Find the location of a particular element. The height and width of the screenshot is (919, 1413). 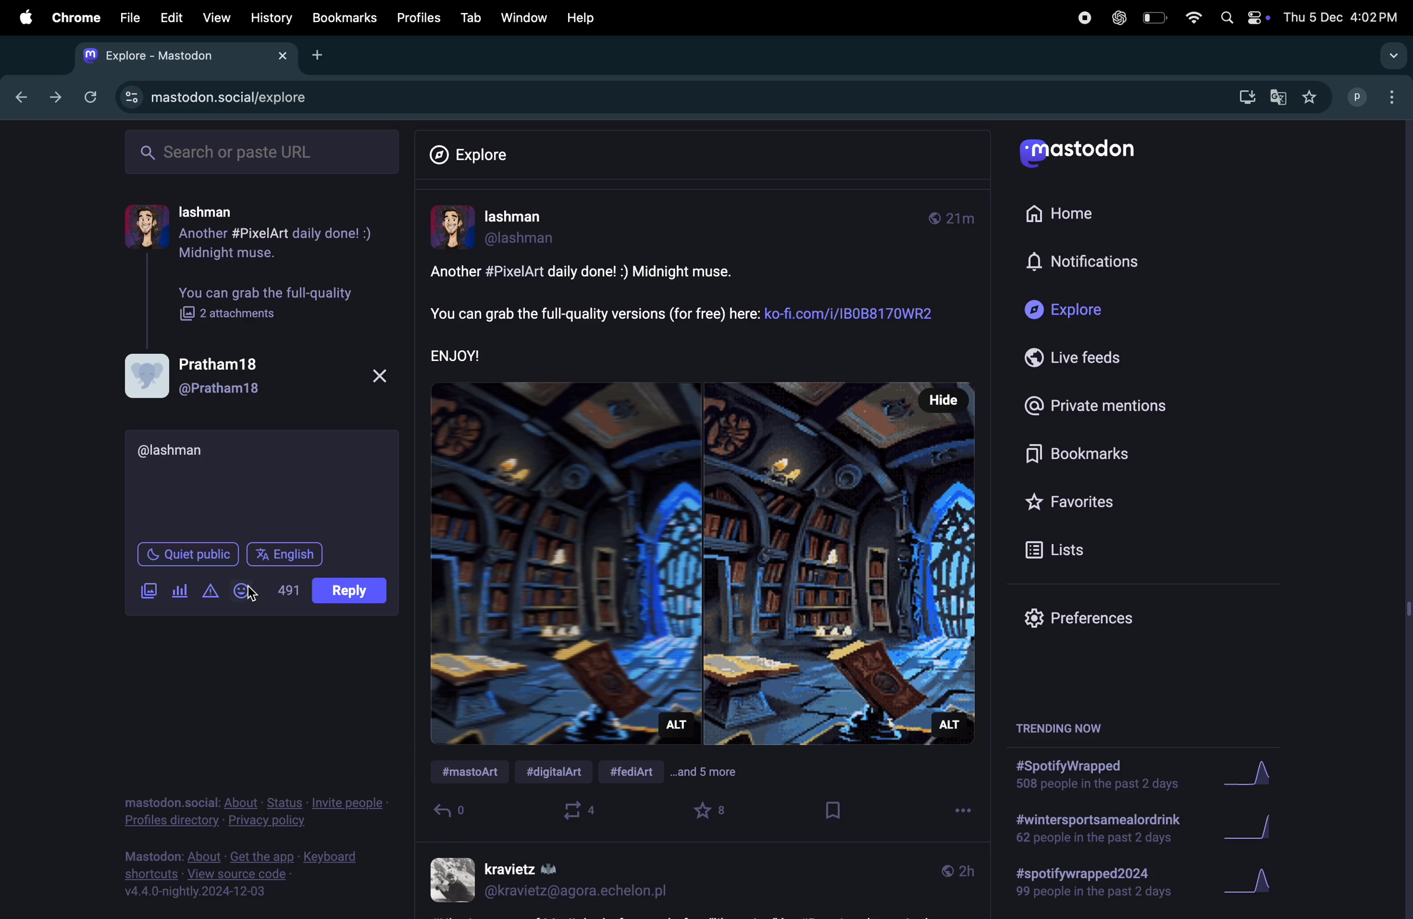

chrome is located at coordinates (77, 18).